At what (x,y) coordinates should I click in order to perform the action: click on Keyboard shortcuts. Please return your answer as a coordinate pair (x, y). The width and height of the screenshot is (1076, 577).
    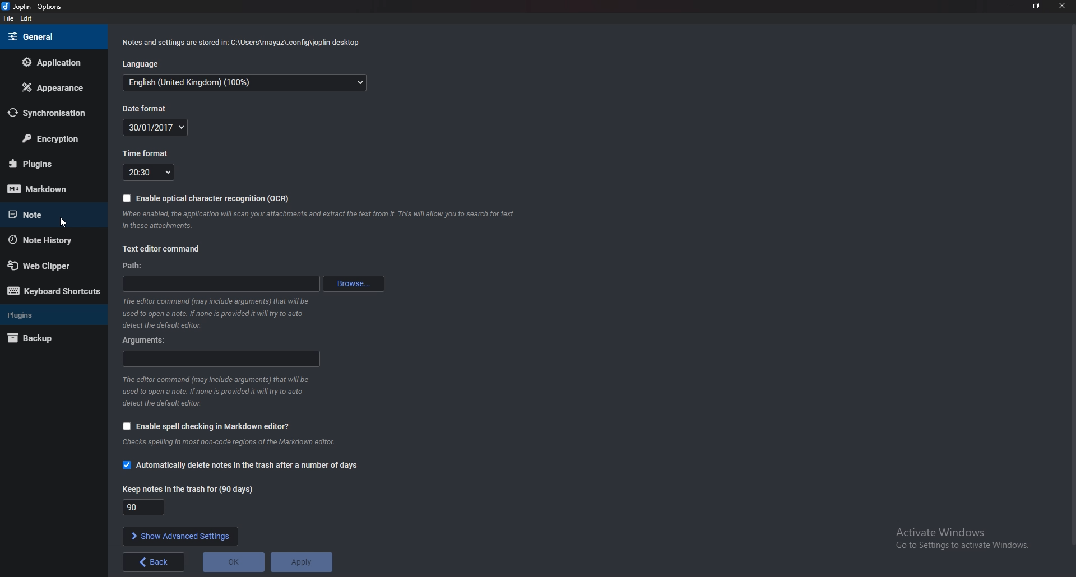
    Looking at the image, I should click on (54, 293).